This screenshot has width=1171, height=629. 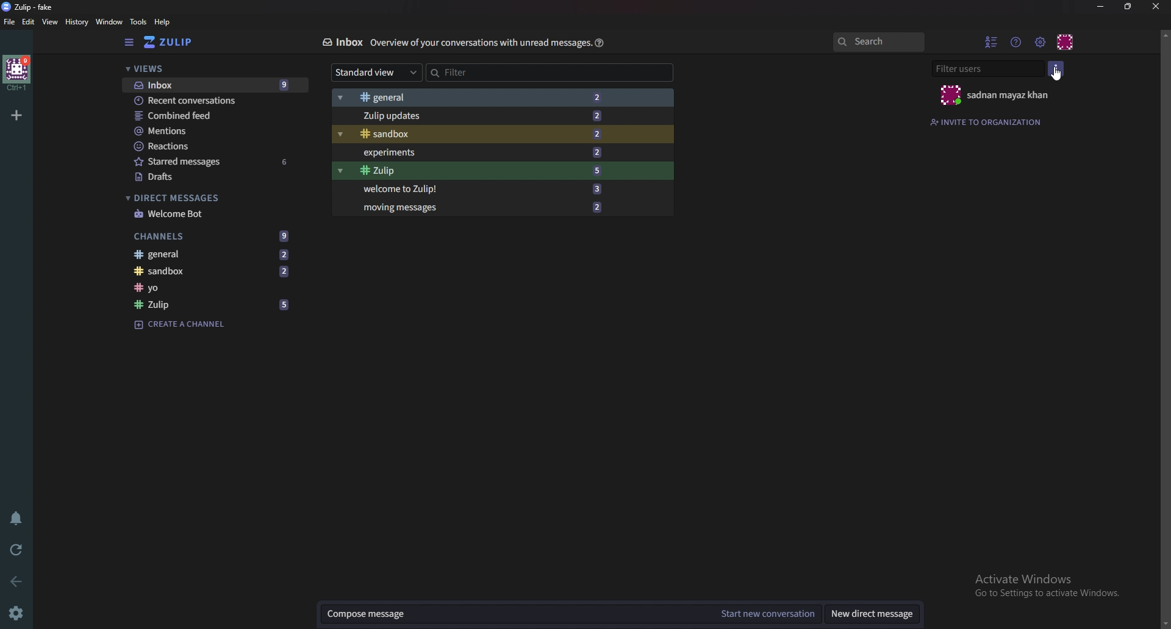 What do you see at coordinates (478, 72) in the screenshot?
I see `Filter` at bounding box center [478, 72].